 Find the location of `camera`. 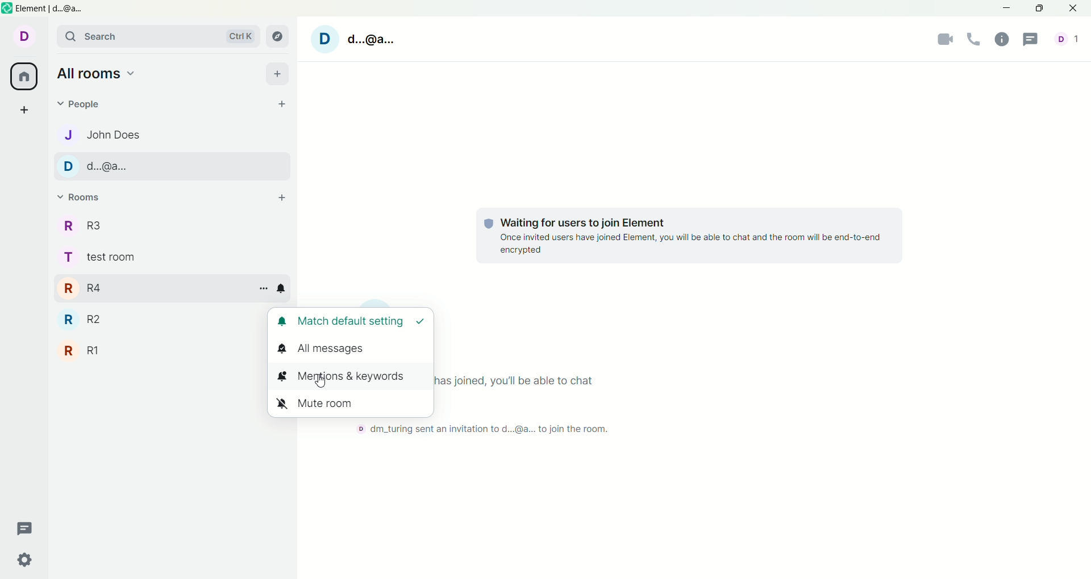

camera is located at coordinates (943, 40).